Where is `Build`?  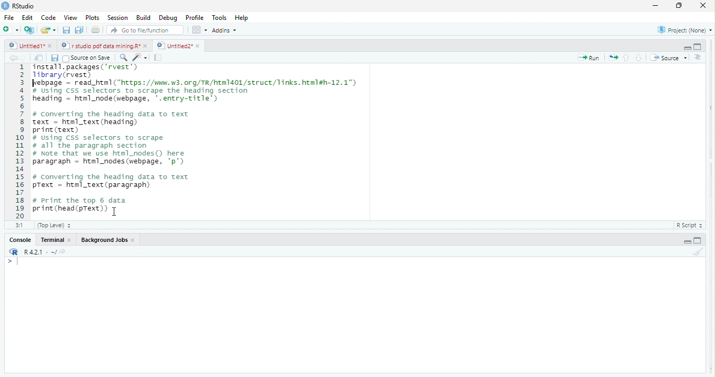
Build is located at coordinates (144, 18).